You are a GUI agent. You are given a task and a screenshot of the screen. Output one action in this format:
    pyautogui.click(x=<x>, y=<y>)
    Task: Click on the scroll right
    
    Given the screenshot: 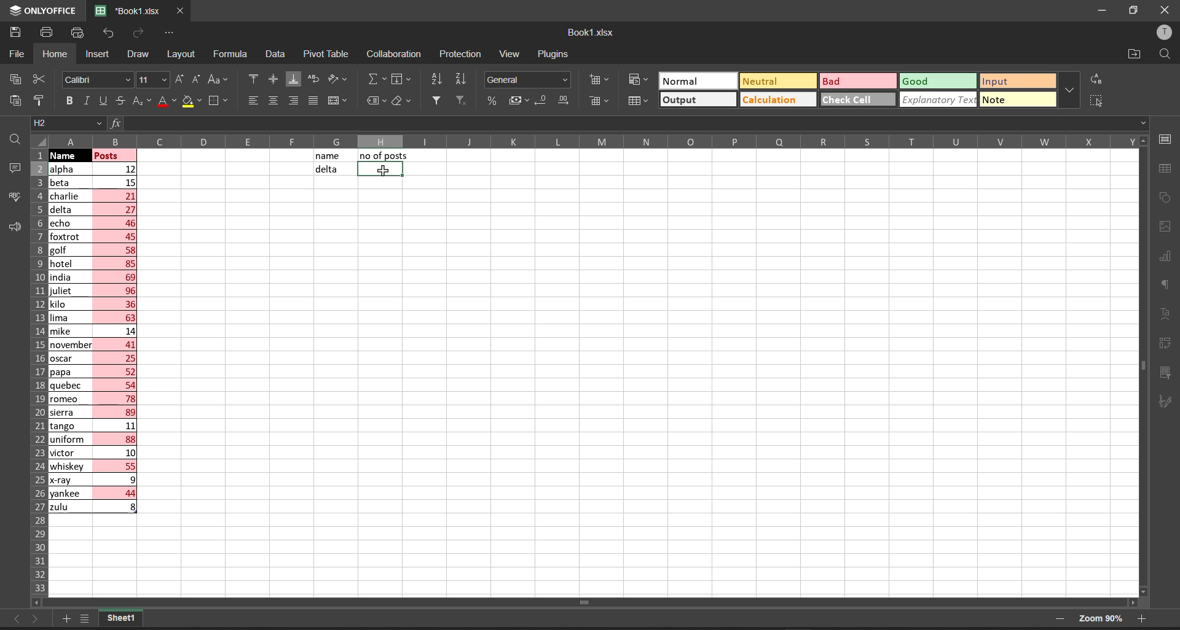 What is the action you would take?
    pyautogui.click(x=1129, y=601)
    